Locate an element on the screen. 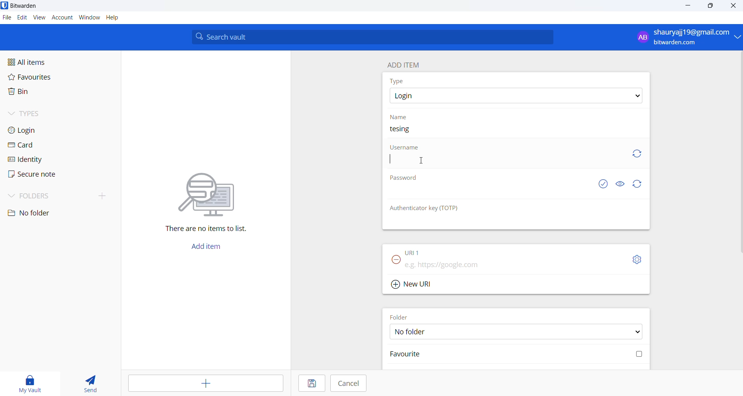 This screenshot has width=743, height=396. sign in and sign out options is located at coordinates (686, 37).